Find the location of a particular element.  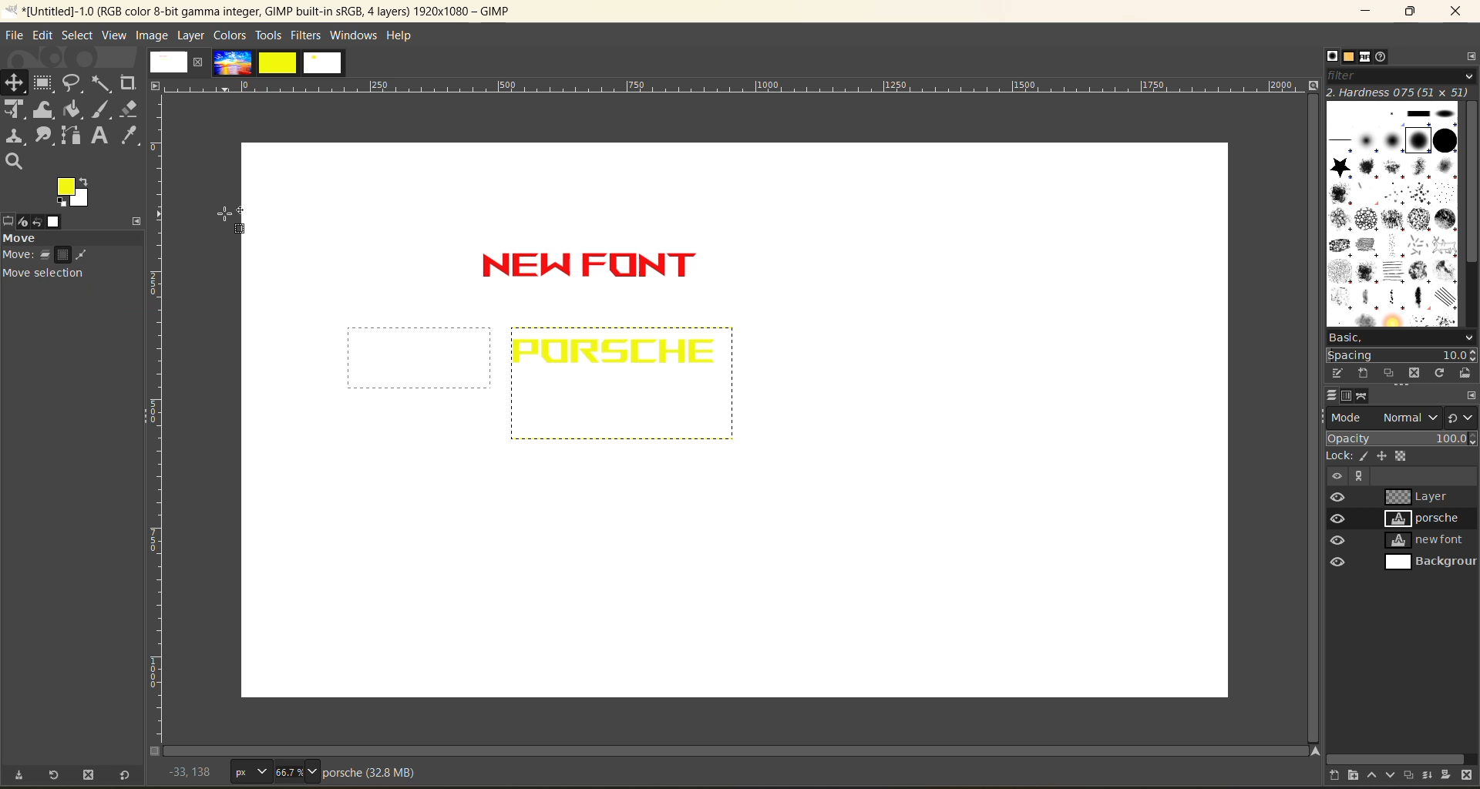

image is located at coordinates (152, 36).